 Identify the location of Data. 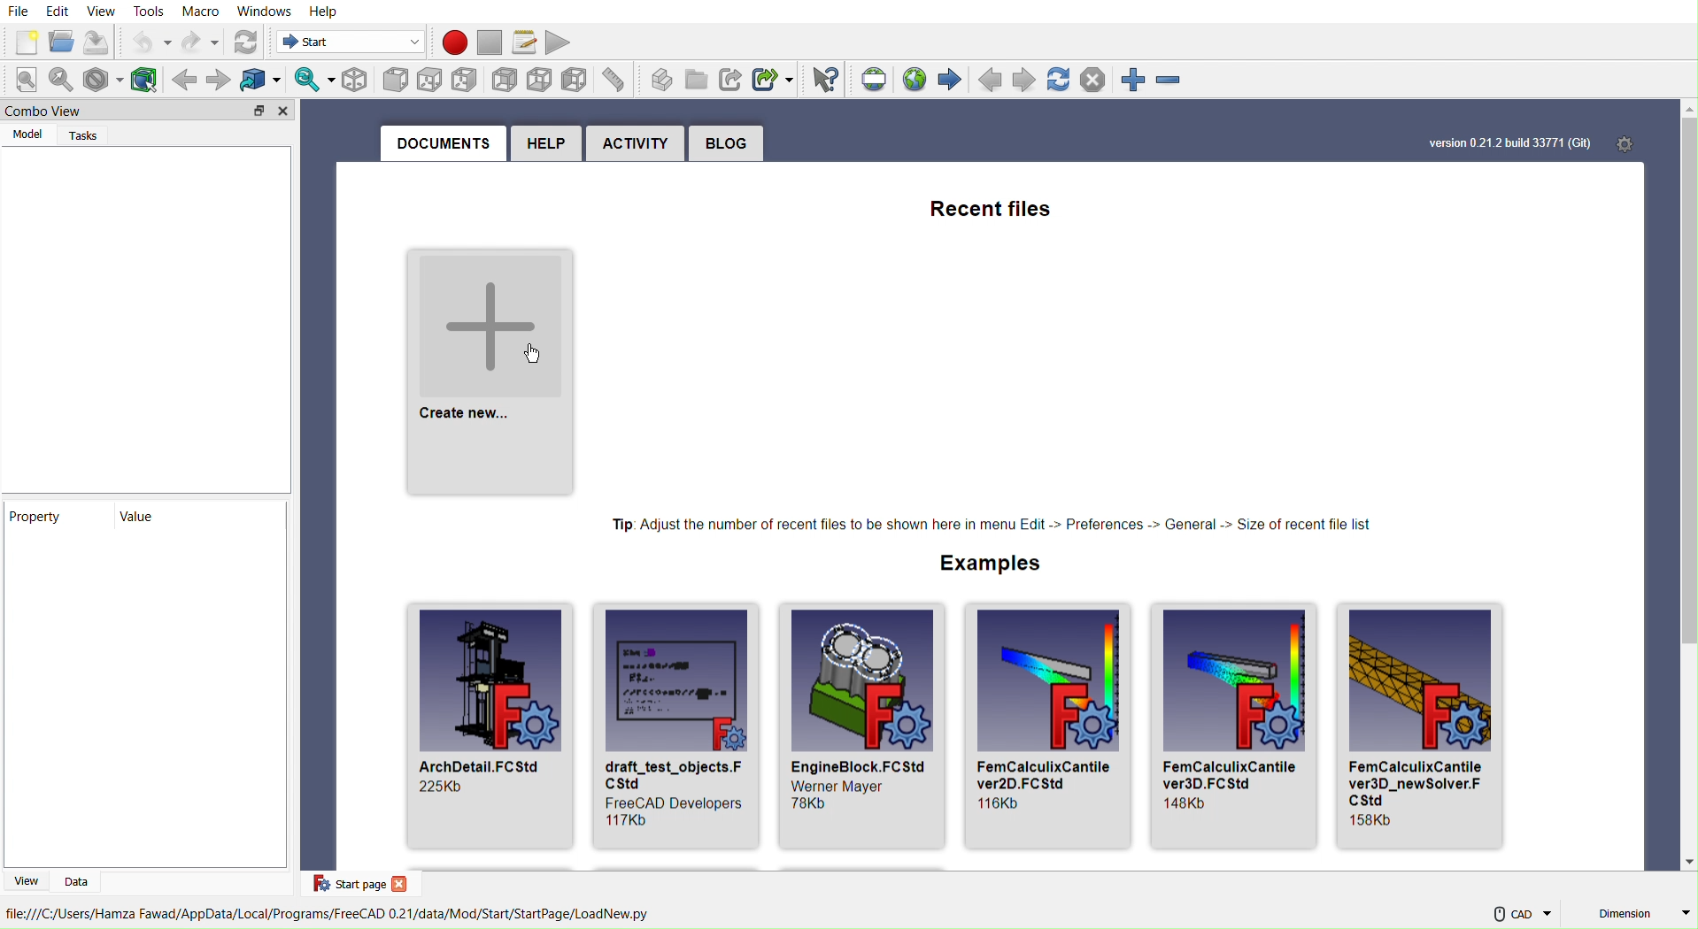
(81, 879).